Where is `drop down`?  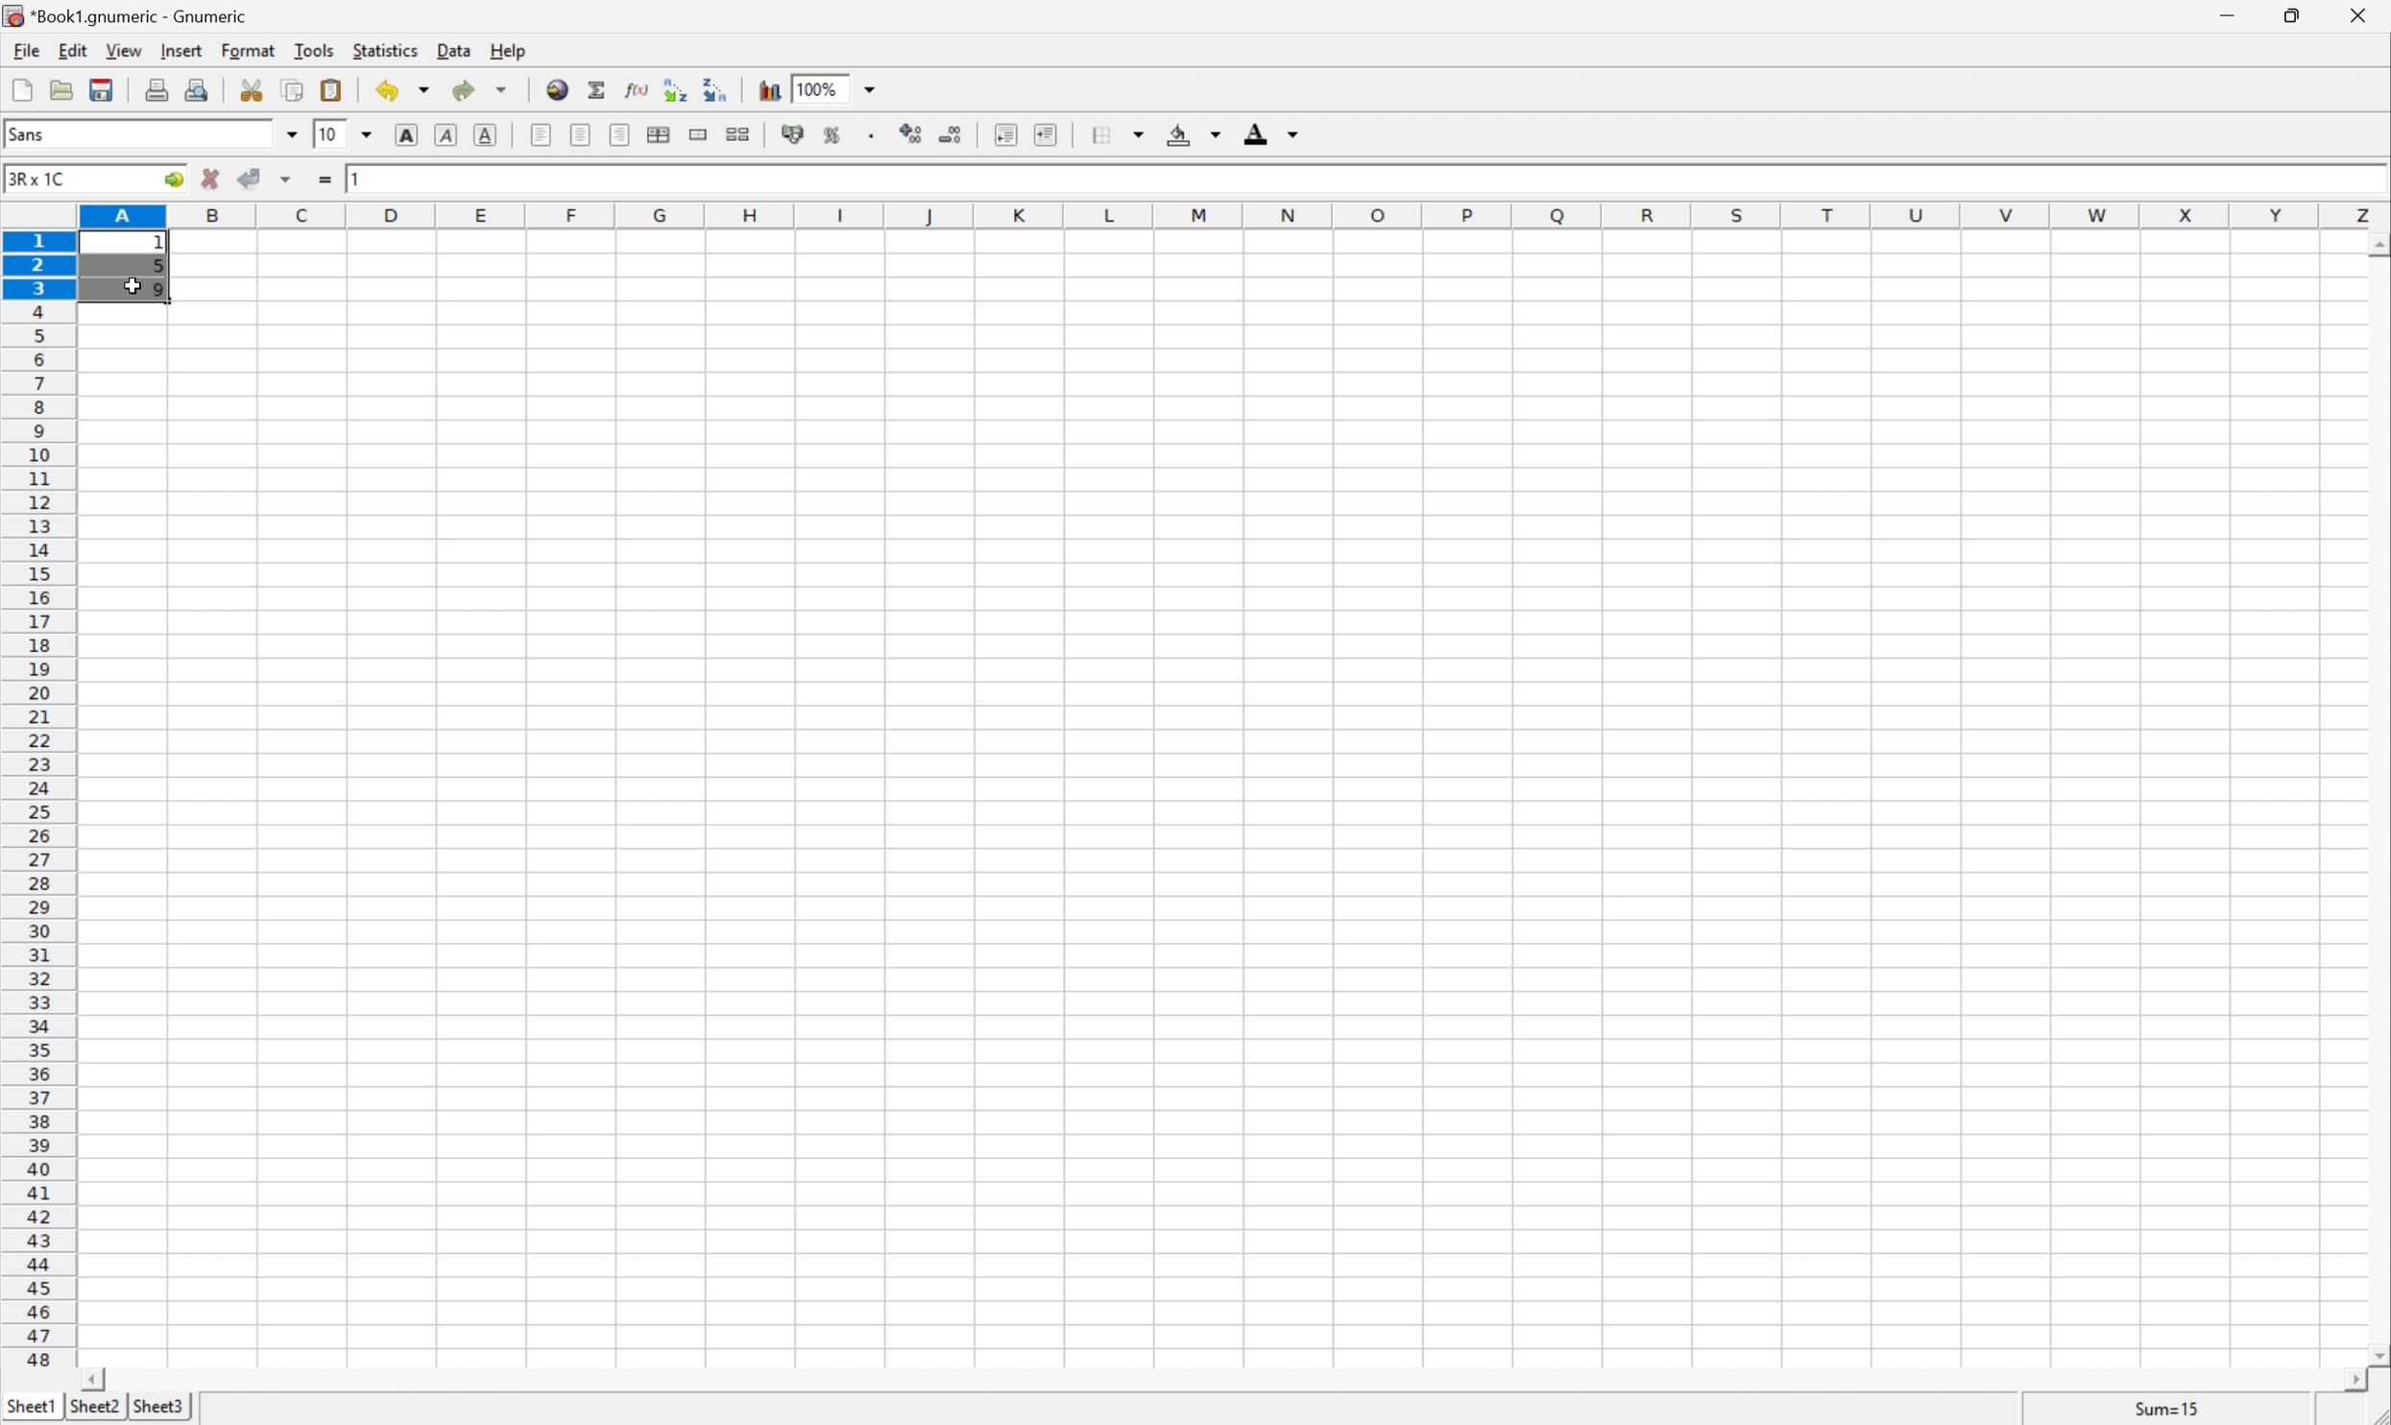
drop down is located at coordinates (293, 133).